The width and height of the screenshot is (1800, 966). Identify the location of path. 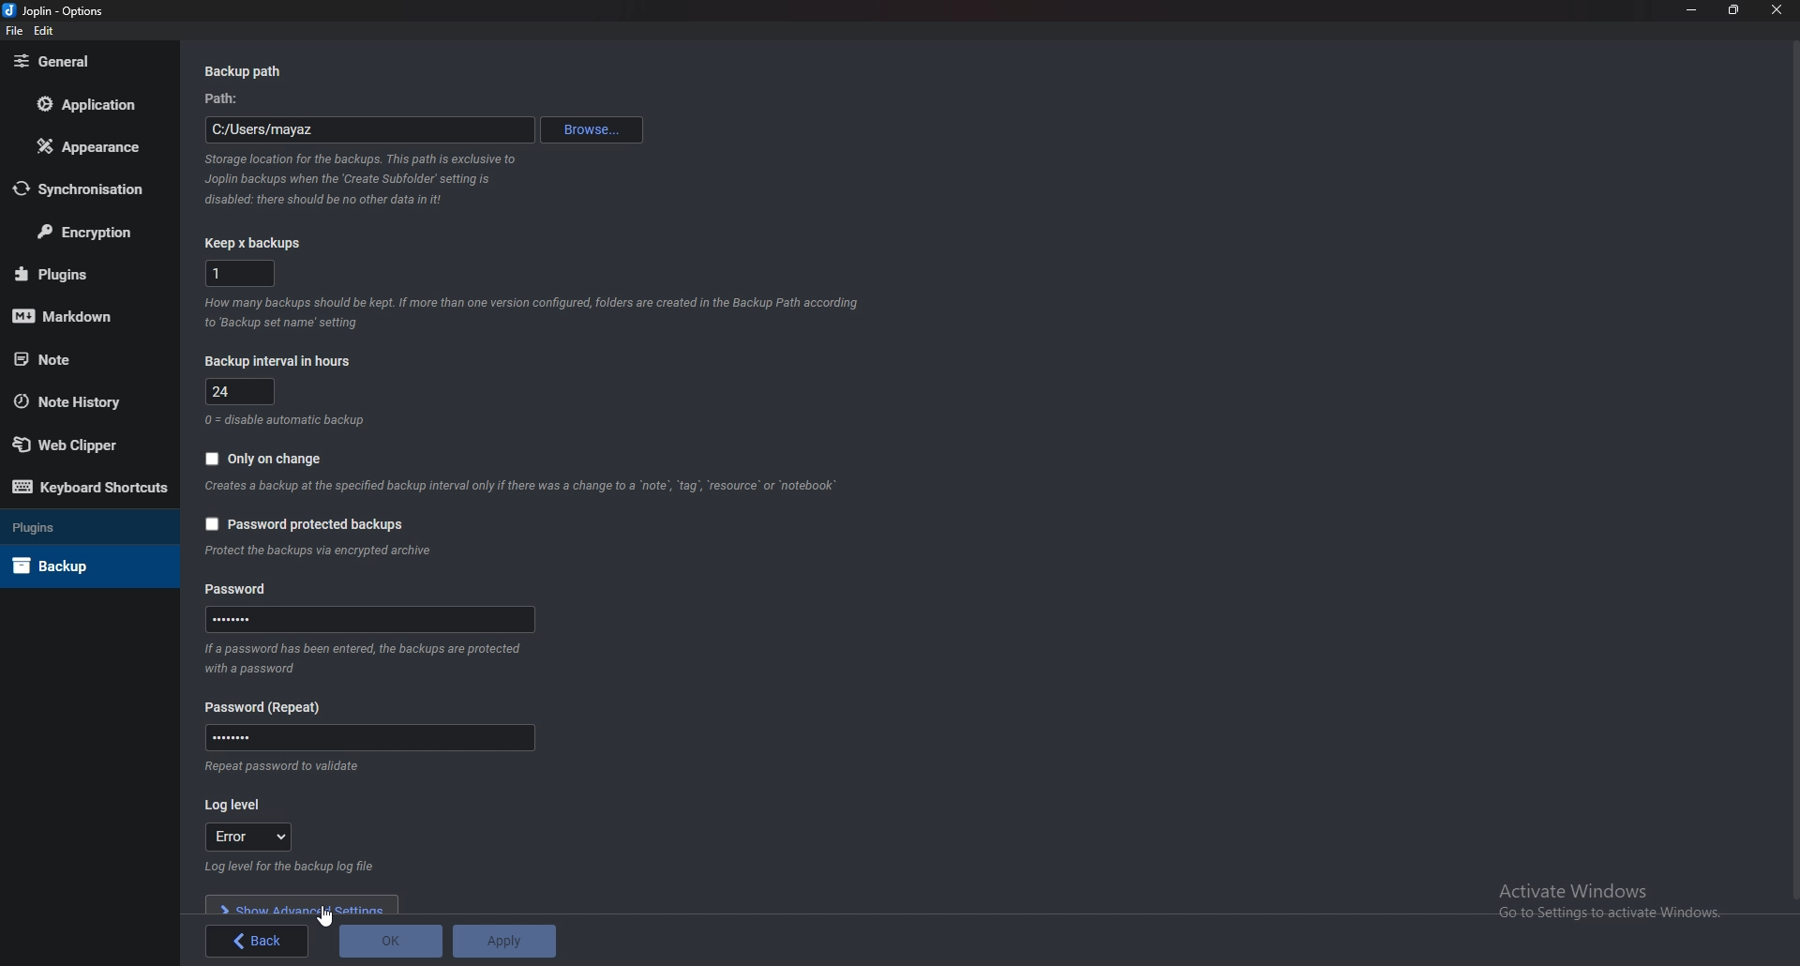
(225, 99).